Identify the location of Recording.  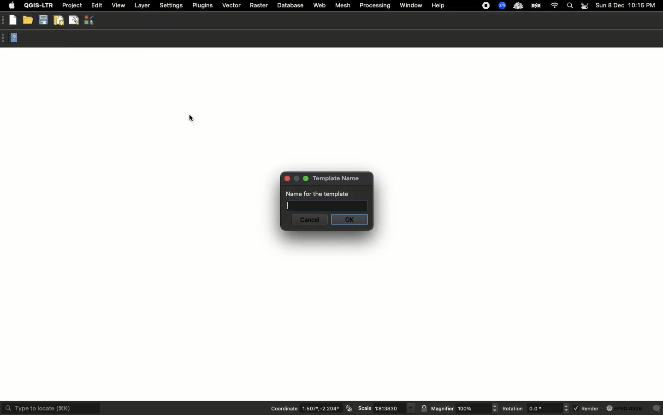
(485, 6).